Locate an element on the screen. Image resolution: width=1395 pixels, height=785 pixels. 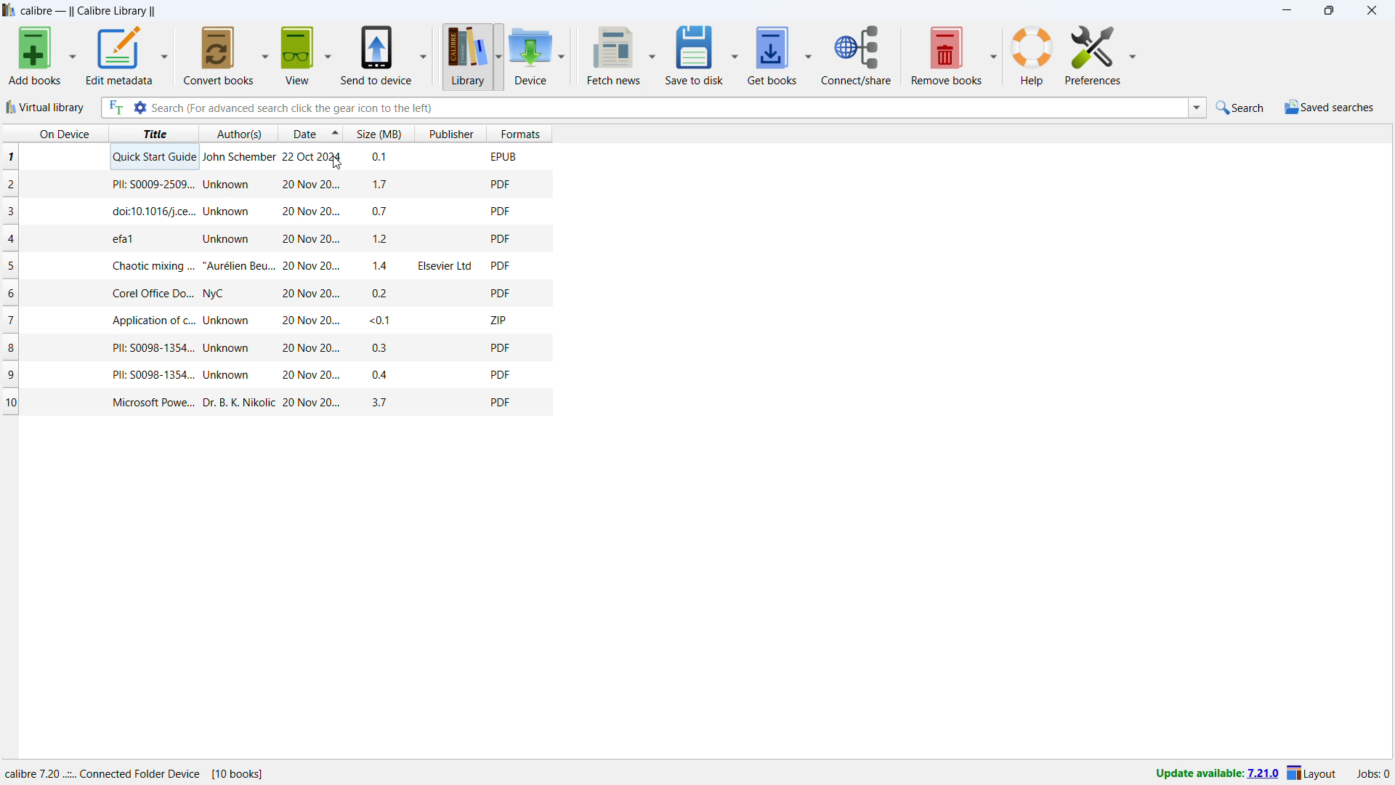
saved searches is located at coordinates (1330, 108).